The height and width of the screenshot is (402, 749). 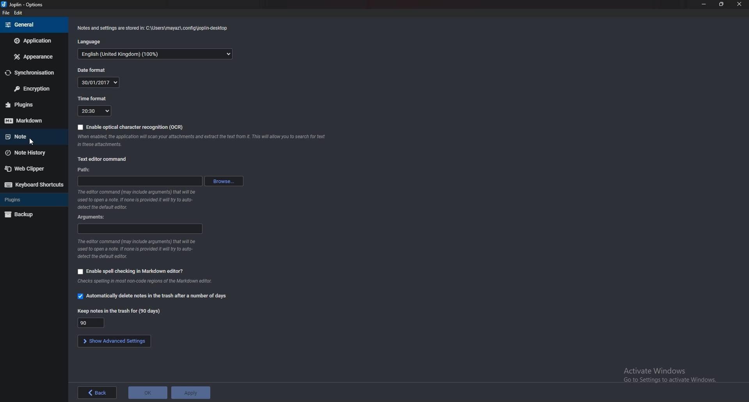 What do you see at coordinates (739, 4) in the screenshot?
I see `close` at bounding box center [739, 4].